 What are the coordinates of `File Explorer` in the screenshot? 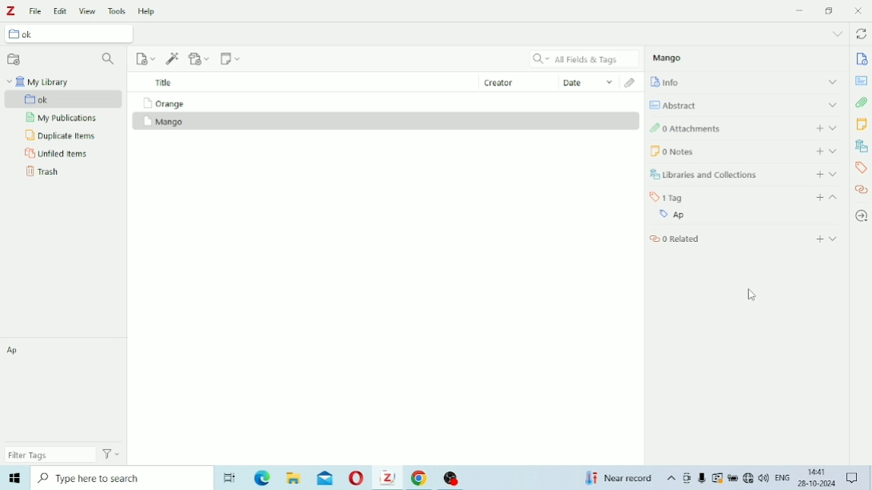 It's located at (293, 479).